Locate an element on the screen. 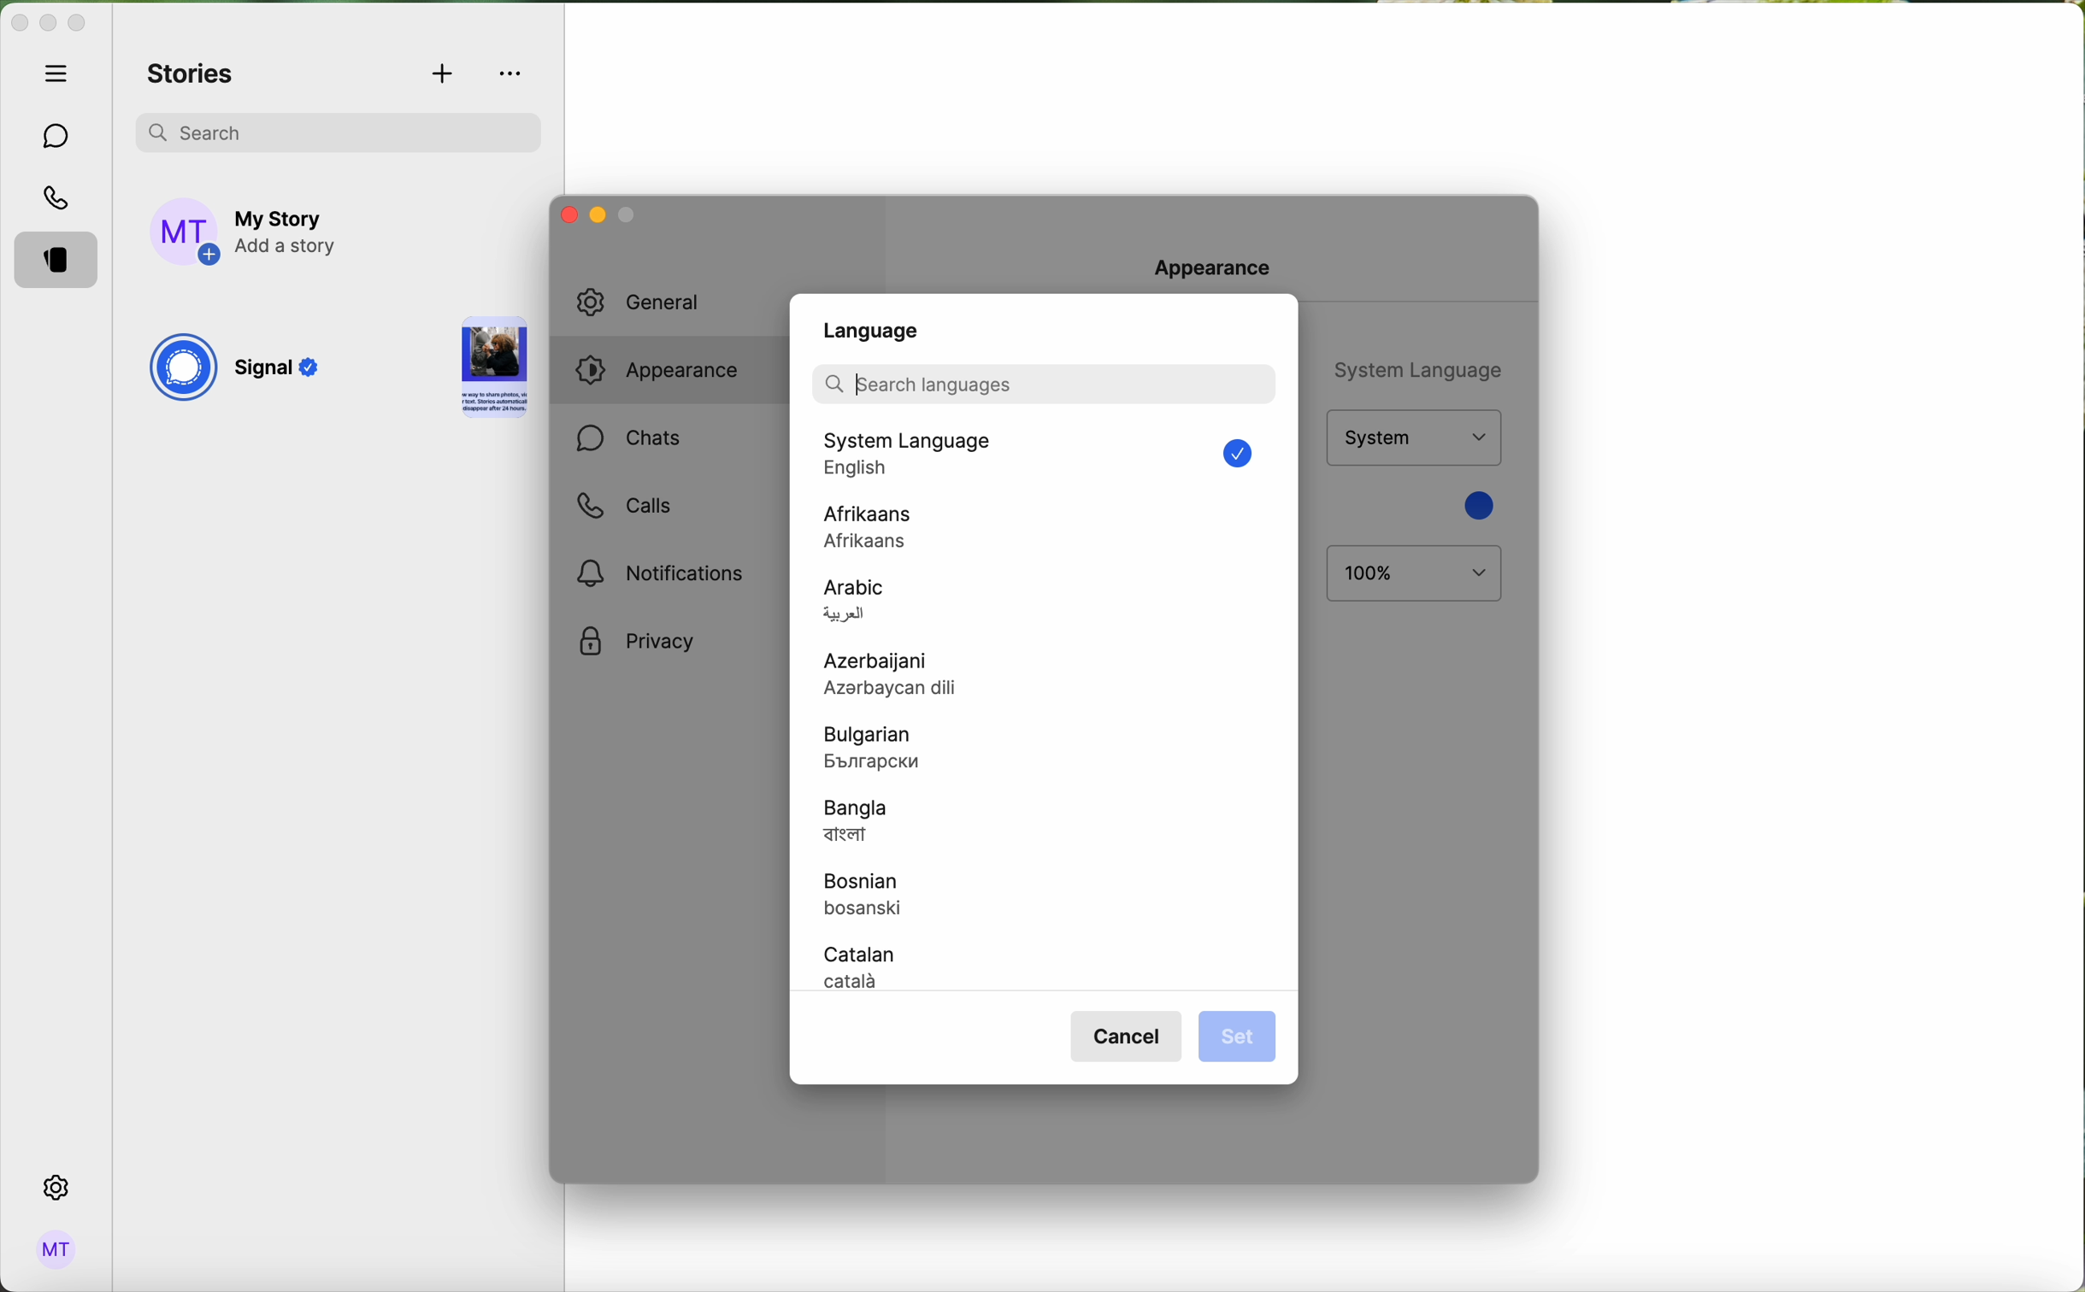  Appearance is located at coordinates (1226, 267).